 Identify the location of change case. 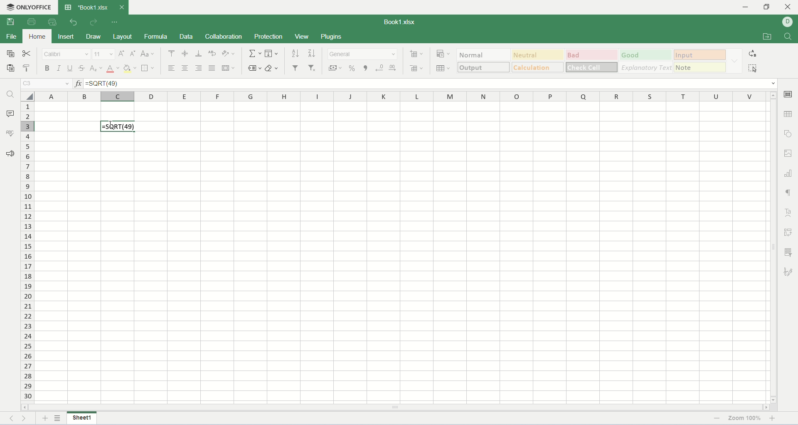
(148, 53).